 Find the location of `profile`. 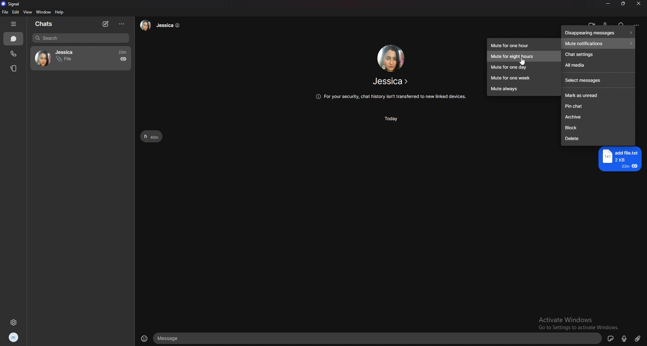

profile is located at coordinates (14, 338).